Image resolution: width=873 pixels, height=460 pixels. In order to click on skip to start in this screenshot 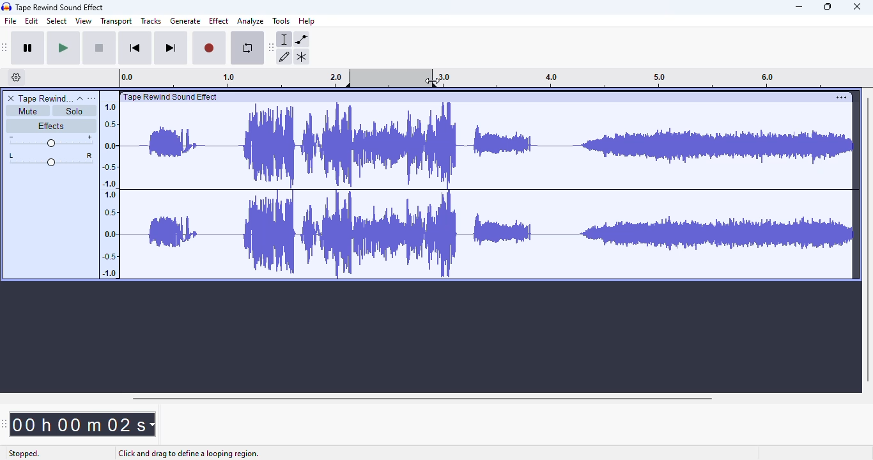, I will do `click(135, 48)`.